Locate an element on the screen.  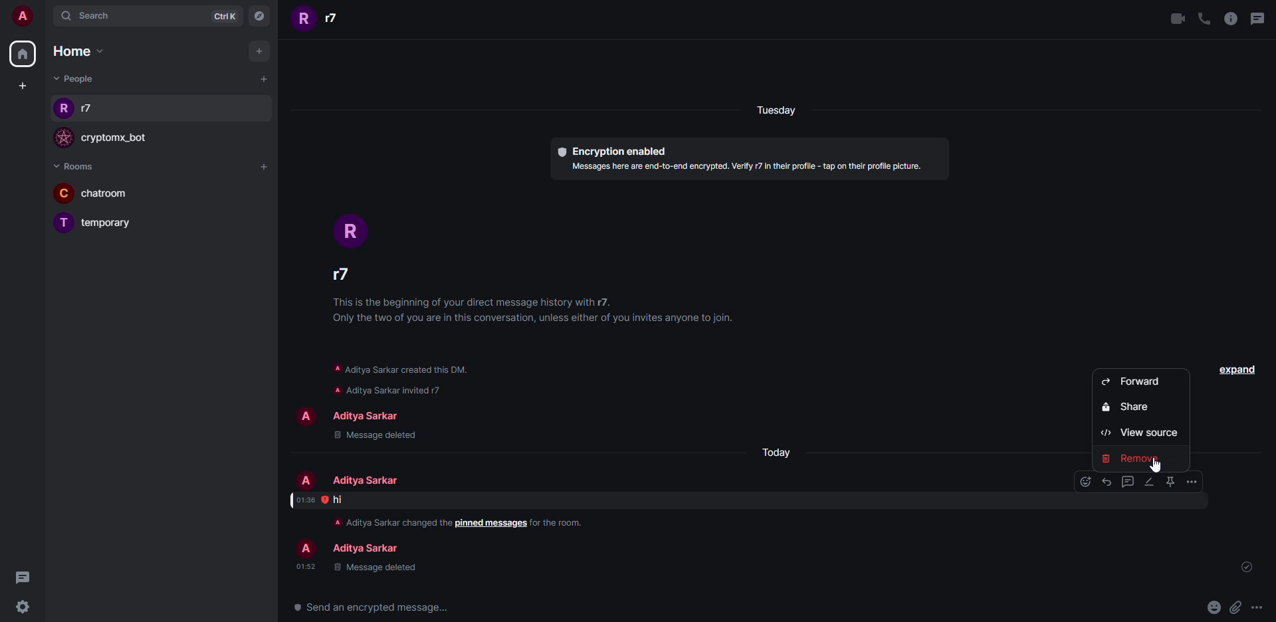
emoji is located at coordinates (1213, 606).